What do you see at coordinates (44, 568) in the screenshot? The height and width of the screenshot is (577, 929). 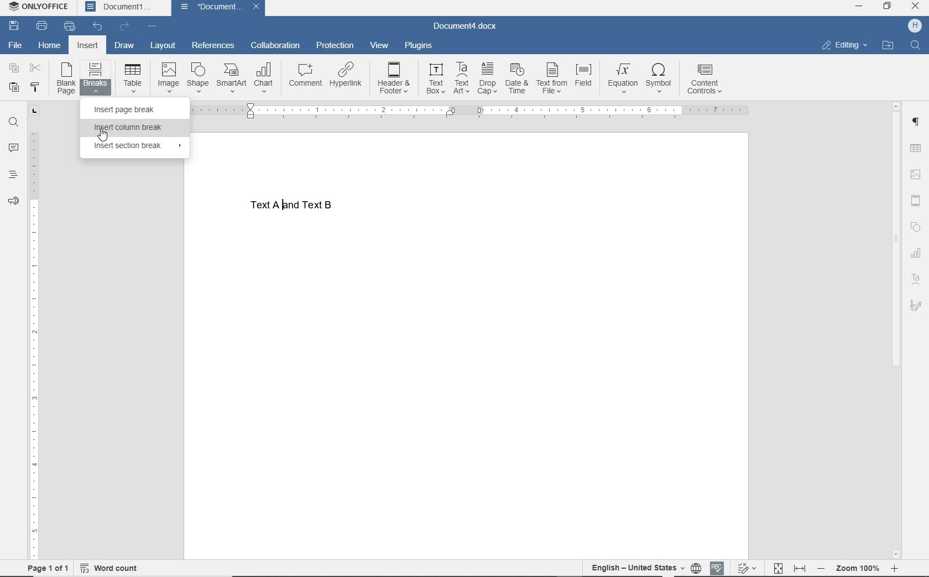 I see `PAGE 1 OF 1` at bounding box center [44, 568].